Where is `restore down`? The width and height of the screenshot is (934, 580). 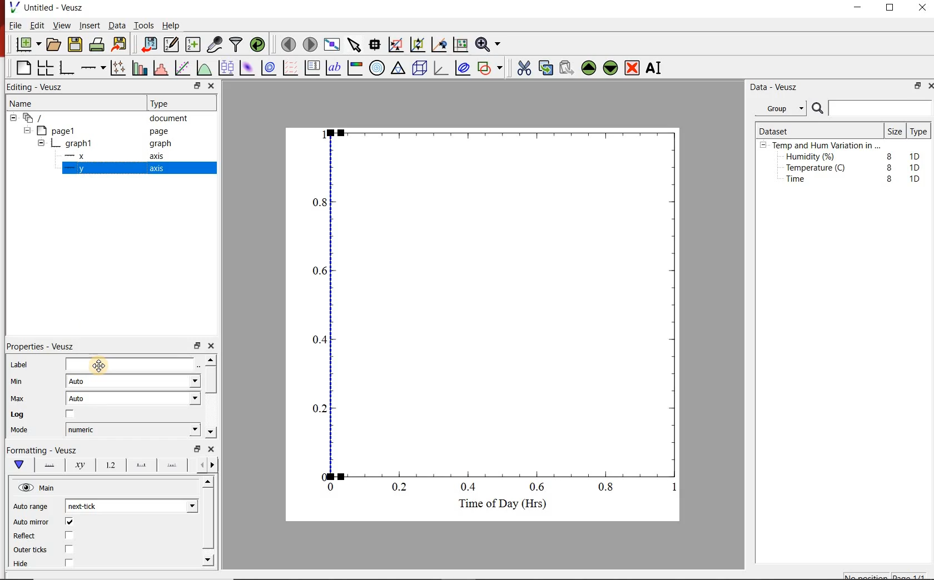 restore down is located at coordinates (915, 87).